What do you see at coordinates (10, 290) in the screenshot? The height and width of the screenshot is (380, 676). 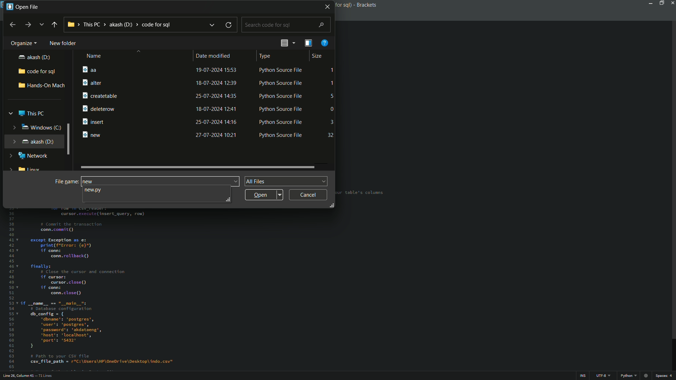 I see `line numbers` at bounding box center [10, 290].